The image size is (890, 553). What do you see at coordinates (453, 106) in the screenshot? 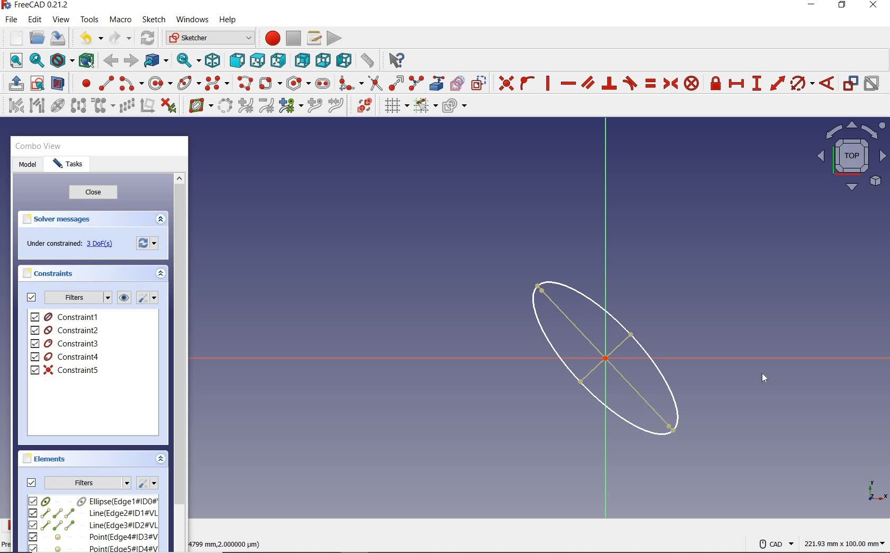
I see `configure rendering order` at bounding box center [453, 106].